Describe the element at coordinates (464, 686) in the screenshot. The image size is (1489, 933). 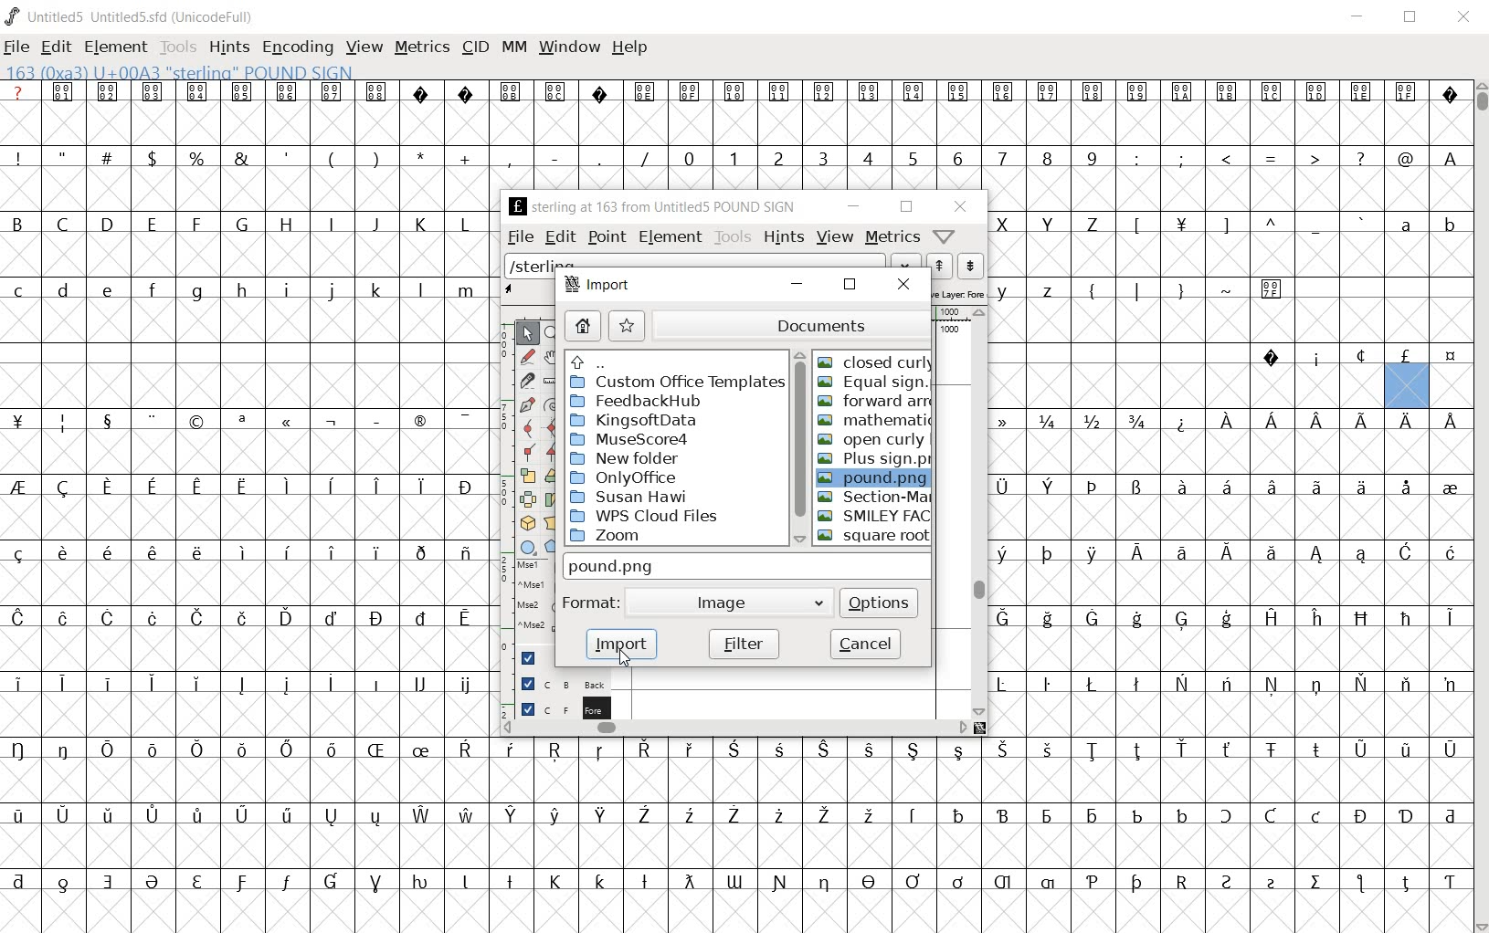
I see `Symbol` at that location.